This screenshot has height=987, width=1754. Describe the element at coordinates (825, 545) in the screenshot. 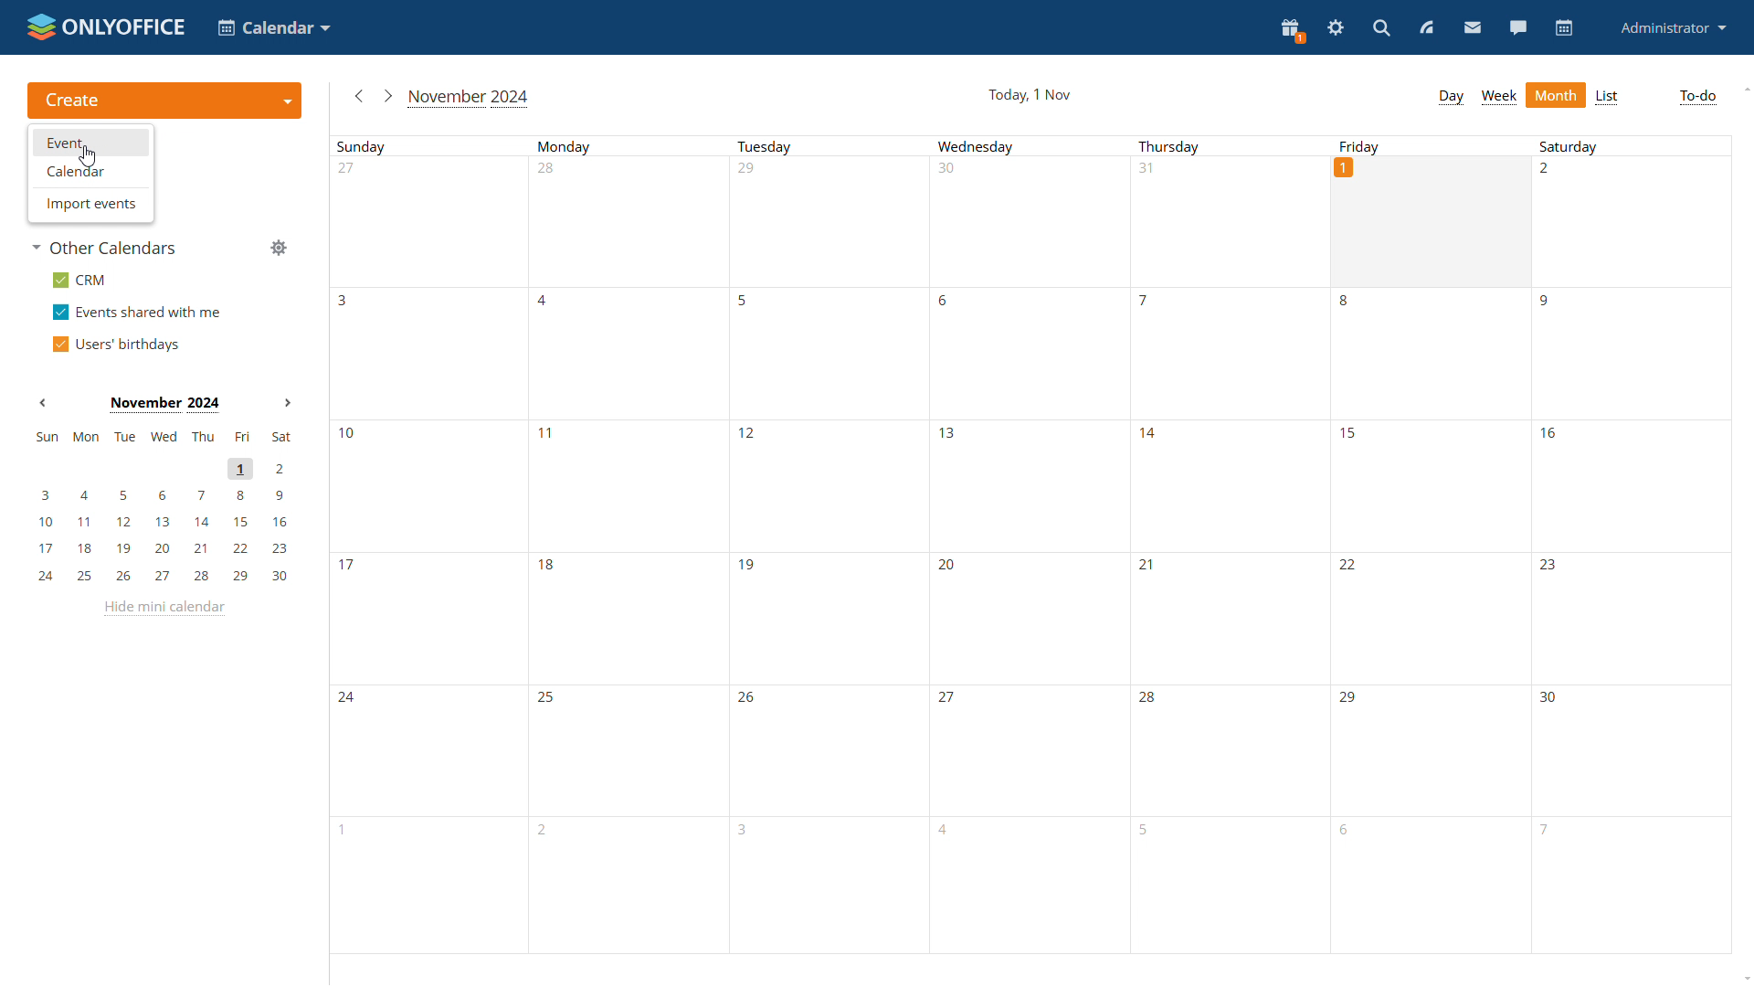

I see `Tuesday` at that location.